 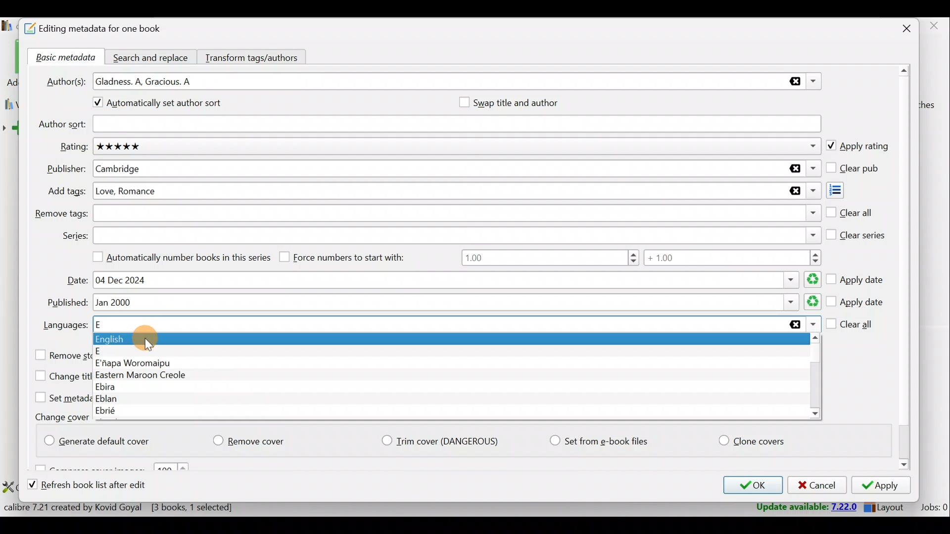 What do you see at coordinates (815, 486) in the screenshot?
I see `Cancel` at bounding box center [815, 486].